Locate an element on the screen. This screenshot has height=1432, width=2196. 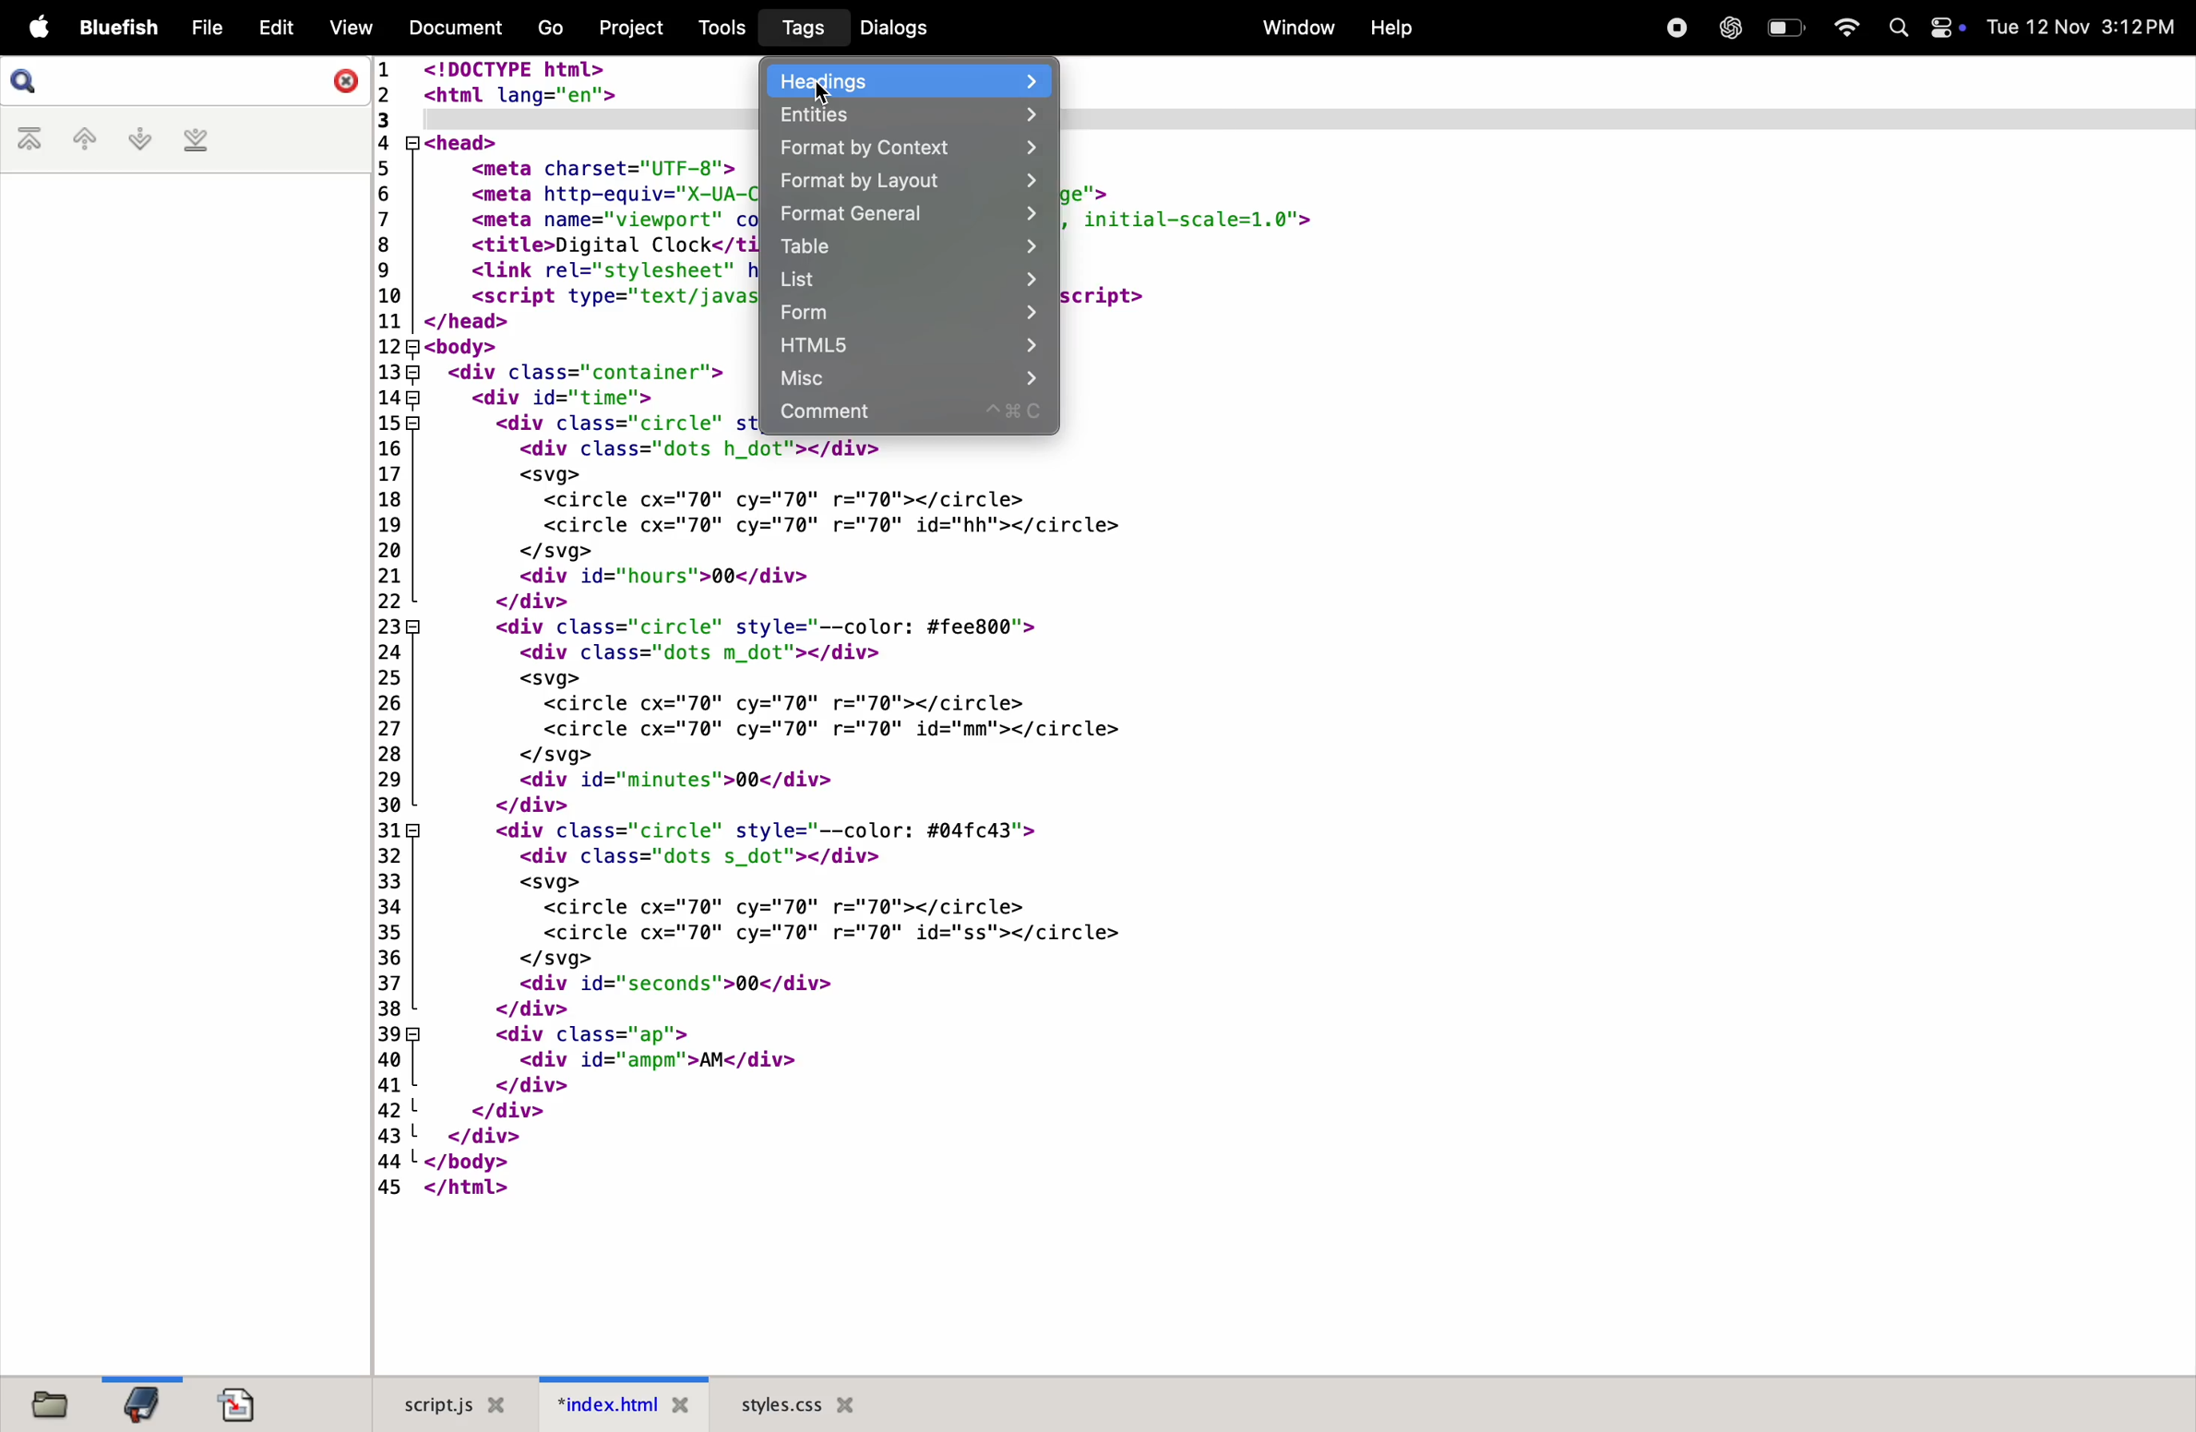
format general is located at coordinates (905, 217).